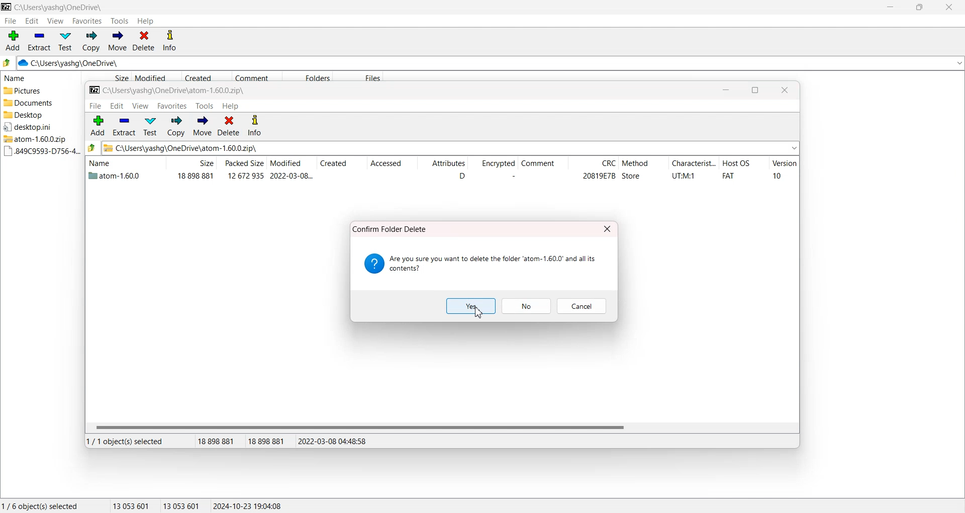 The image size is (965, 513). Describe the element at coordinates (608, 228) in the screenshot. I see `Close window` at that location.